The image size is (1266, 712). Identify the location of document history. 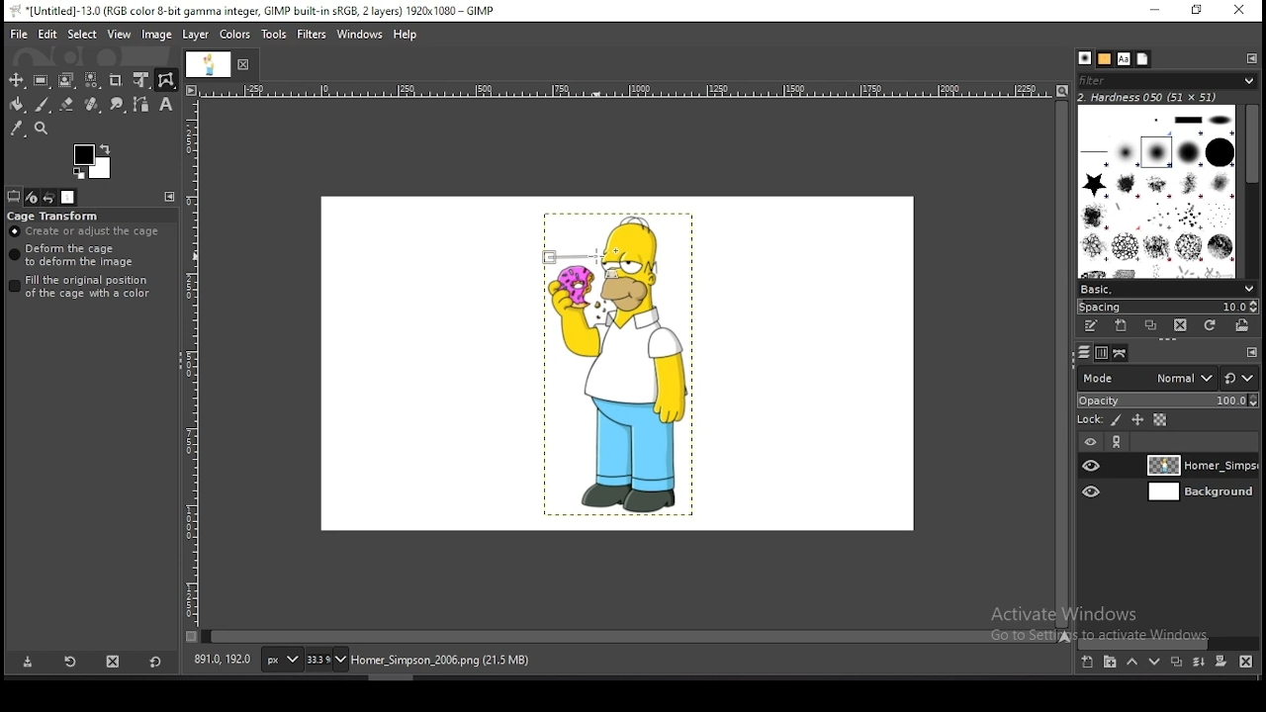
(1142, 59).